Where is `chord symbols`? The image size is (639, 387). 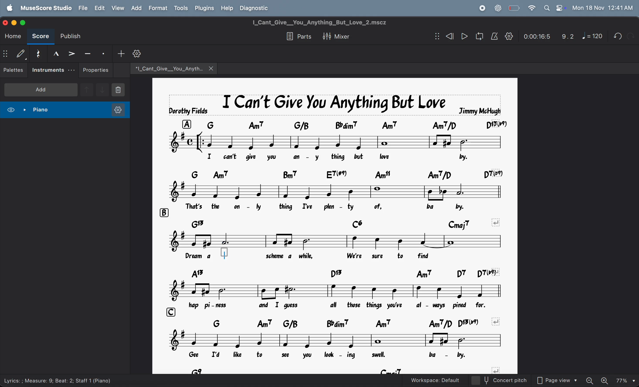 chord symbols is located at coordinates (357, 125).